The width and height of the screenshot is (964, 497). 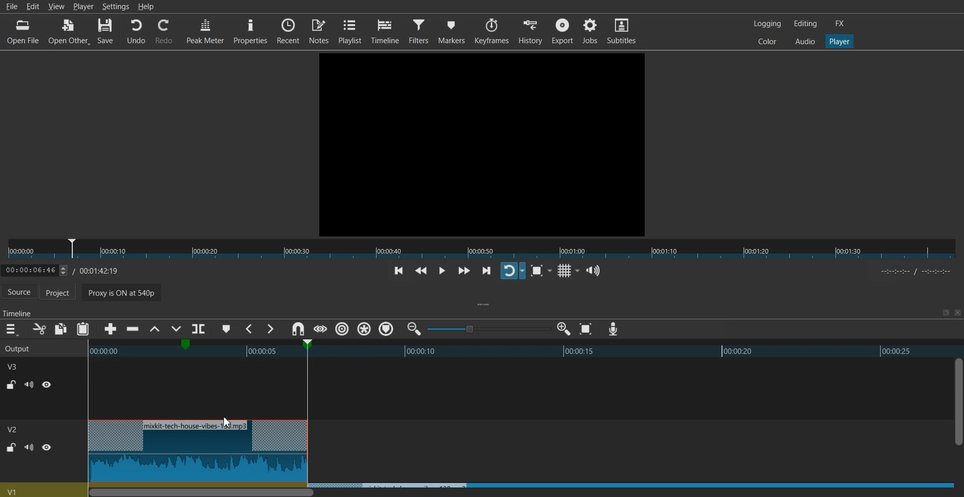 What do you see at coordinates (840, 42) in the screenshot?
I see `Player` at bounding box center [840, 42].